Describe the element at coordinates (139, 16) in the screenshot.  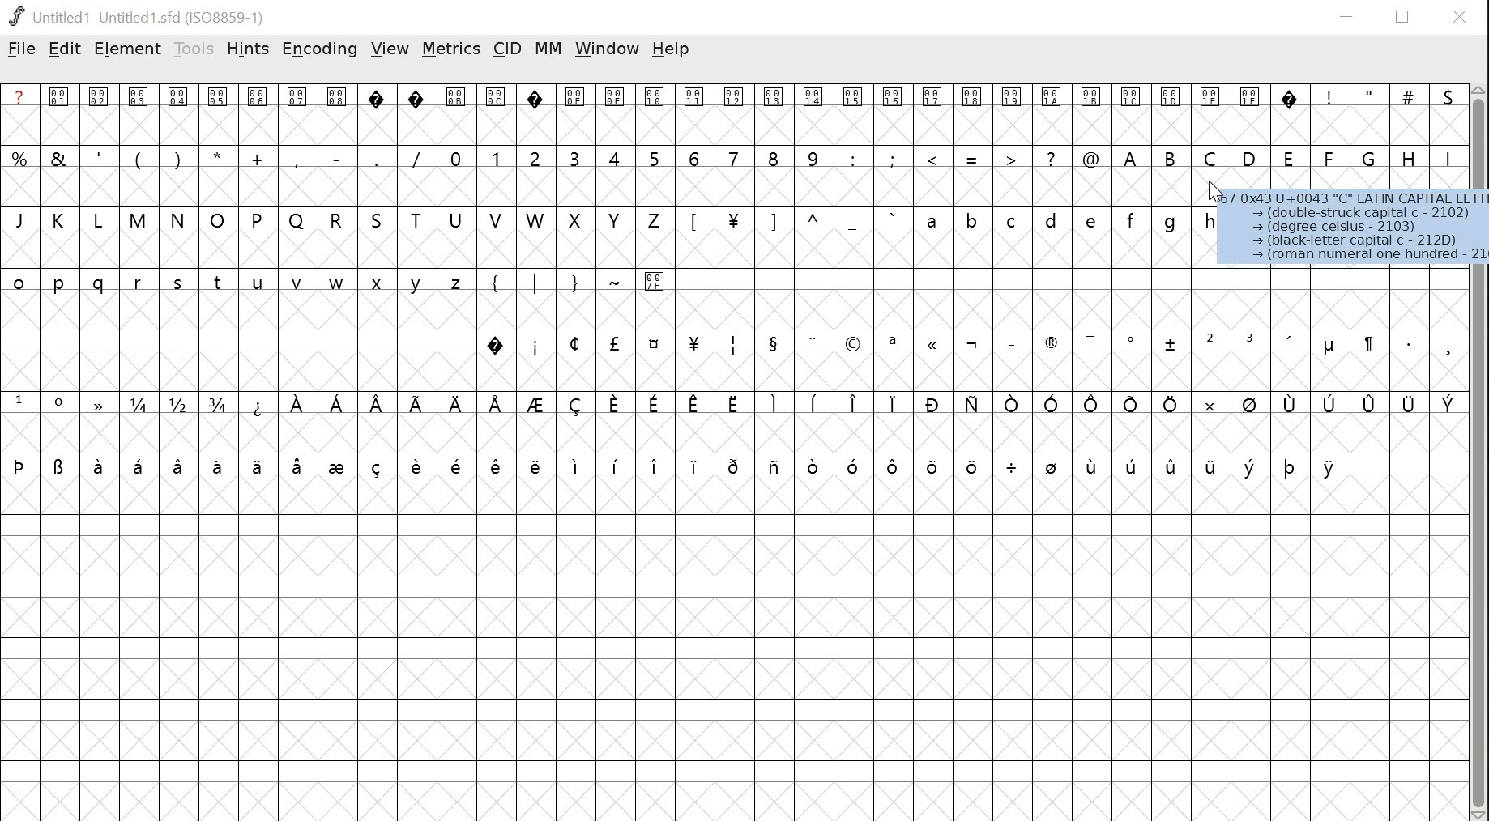
I see `Untitled1 Untitled 1.sfd (IS08859-1)` at that location.